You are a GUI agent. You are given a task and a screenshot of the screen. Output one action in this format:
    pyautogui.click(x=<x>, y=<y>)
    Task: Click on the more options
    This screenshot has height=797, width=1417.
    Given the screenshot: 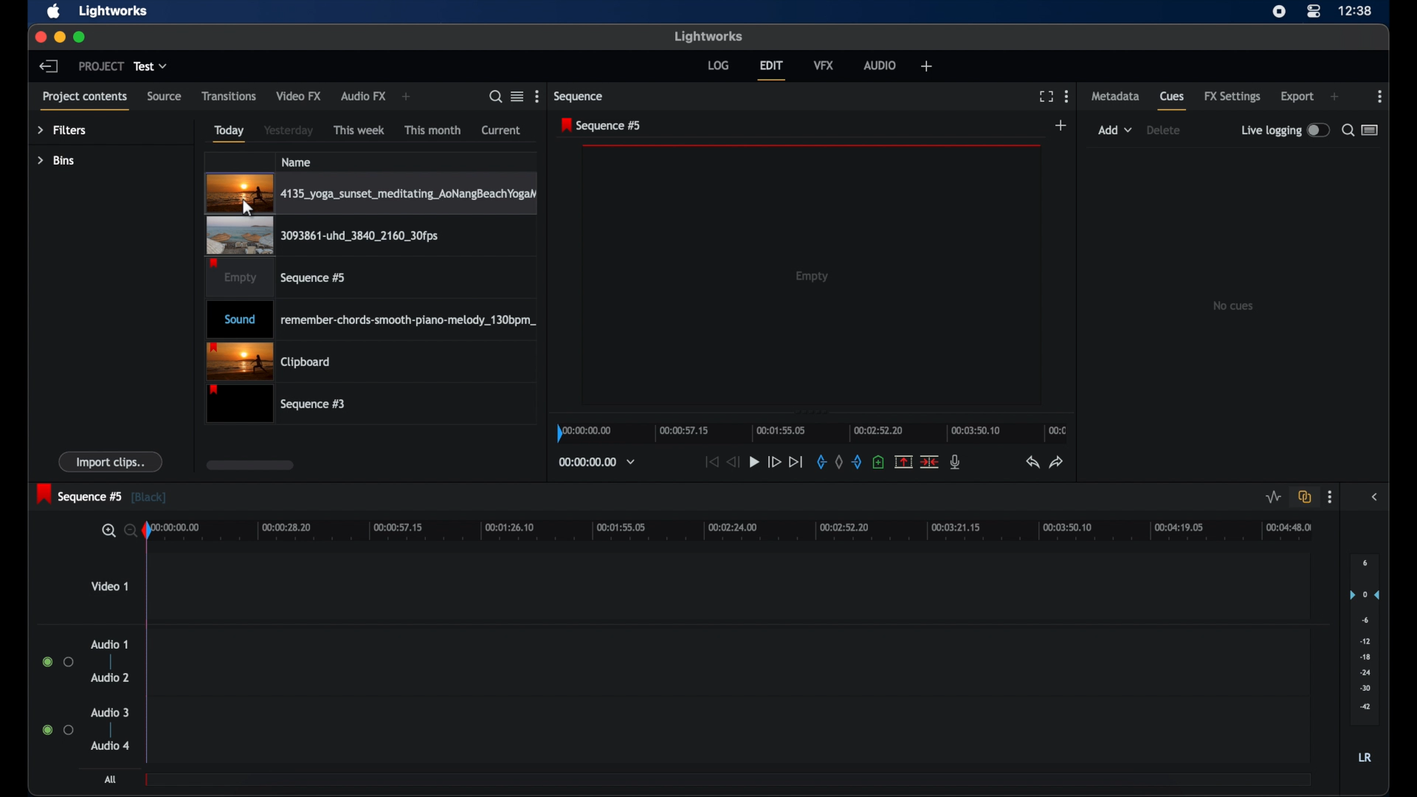 What is the action you would take?
    pyautogui.click(x=1330, y=497)
    